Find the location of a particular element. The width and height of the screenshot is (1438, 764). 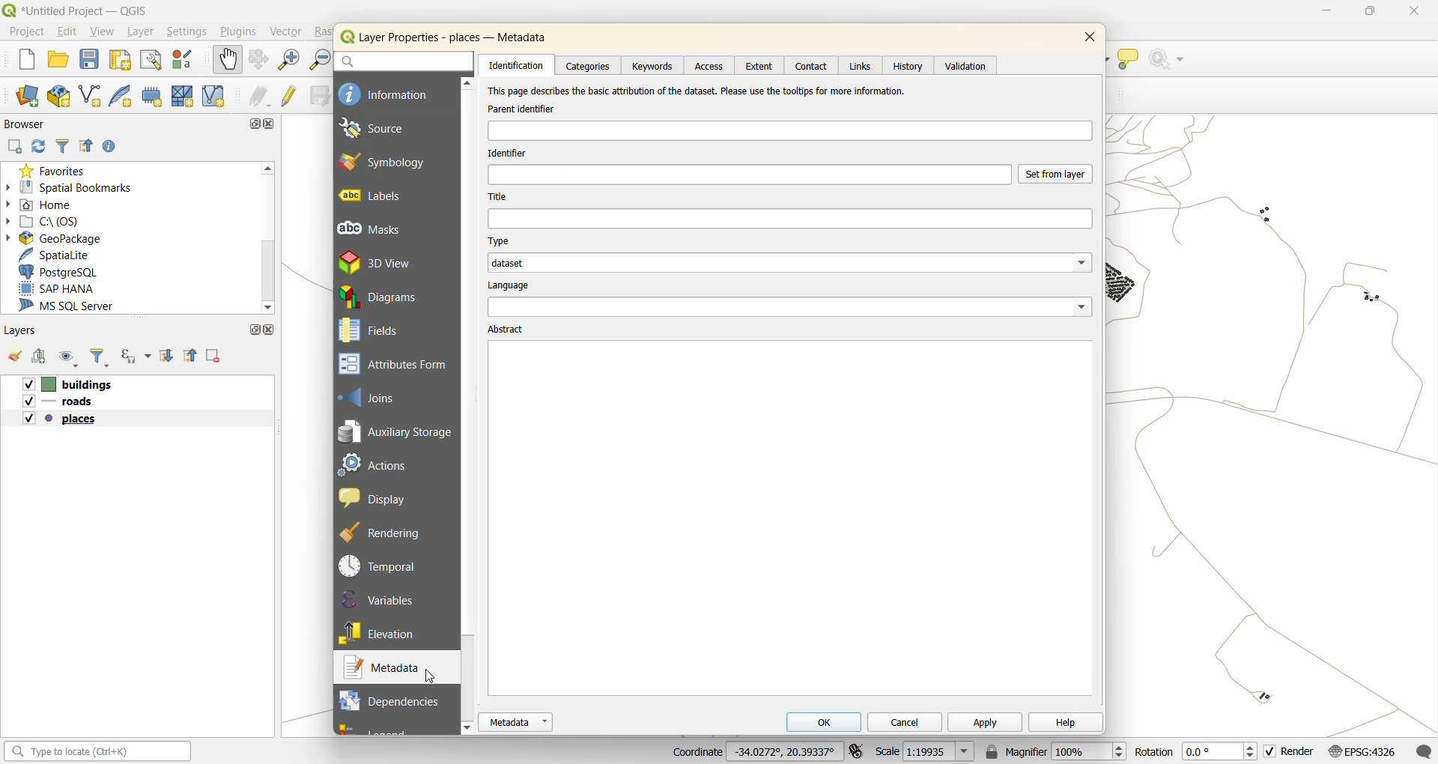

rotation is located at coordinates (1191, 751).